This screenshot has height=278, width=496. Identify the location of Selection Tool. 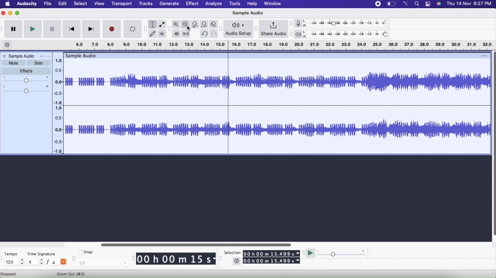
(152, 24).